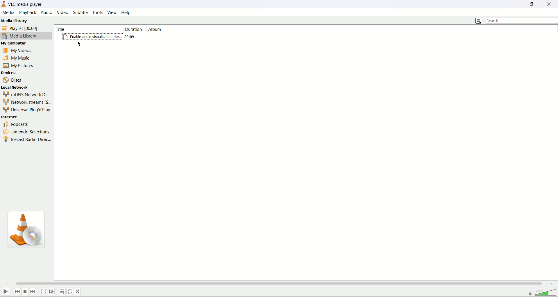  Describe the element at coordinates (517, 3) in the screenshot. I see `minimize` at that location.